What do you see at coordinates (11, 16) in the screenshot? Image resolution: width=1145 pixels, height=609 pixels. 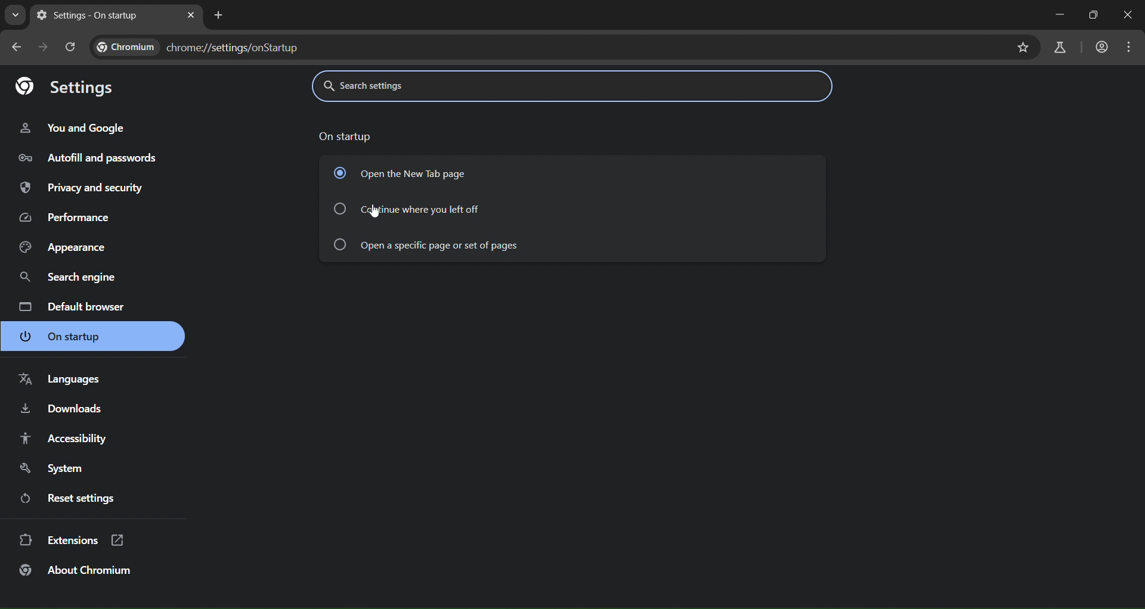 I see `search page` at bounding box center [11, 16].